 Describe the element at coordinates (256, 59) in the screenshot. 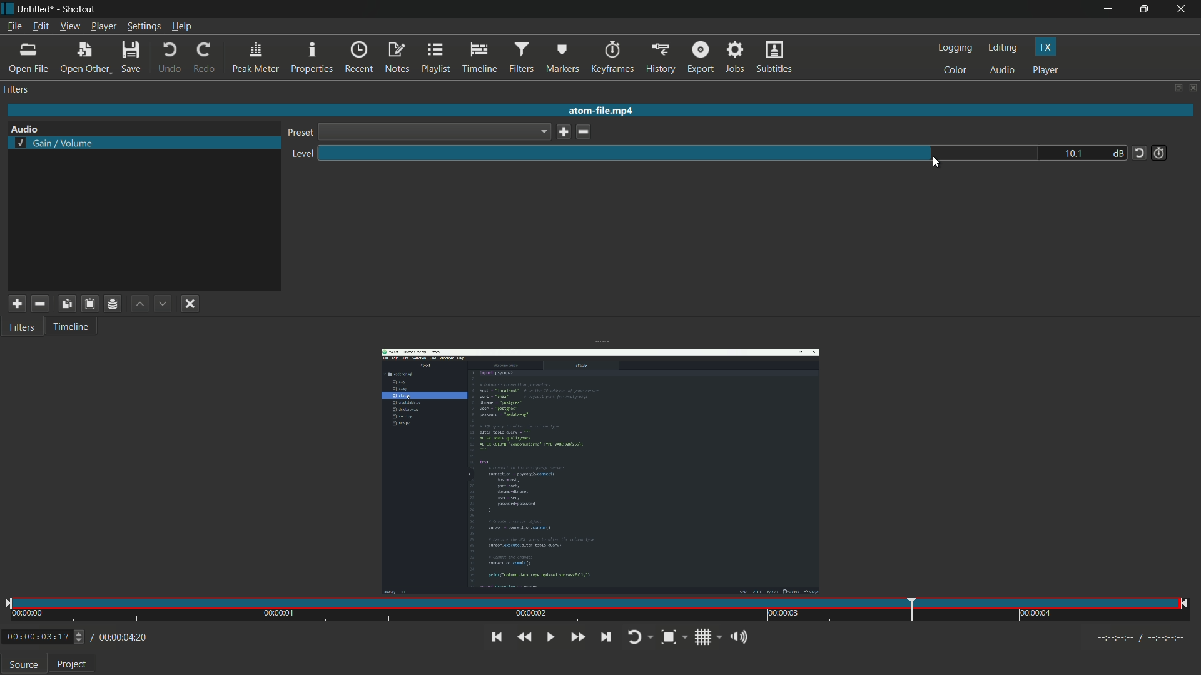

I see `peak meter` at that location.